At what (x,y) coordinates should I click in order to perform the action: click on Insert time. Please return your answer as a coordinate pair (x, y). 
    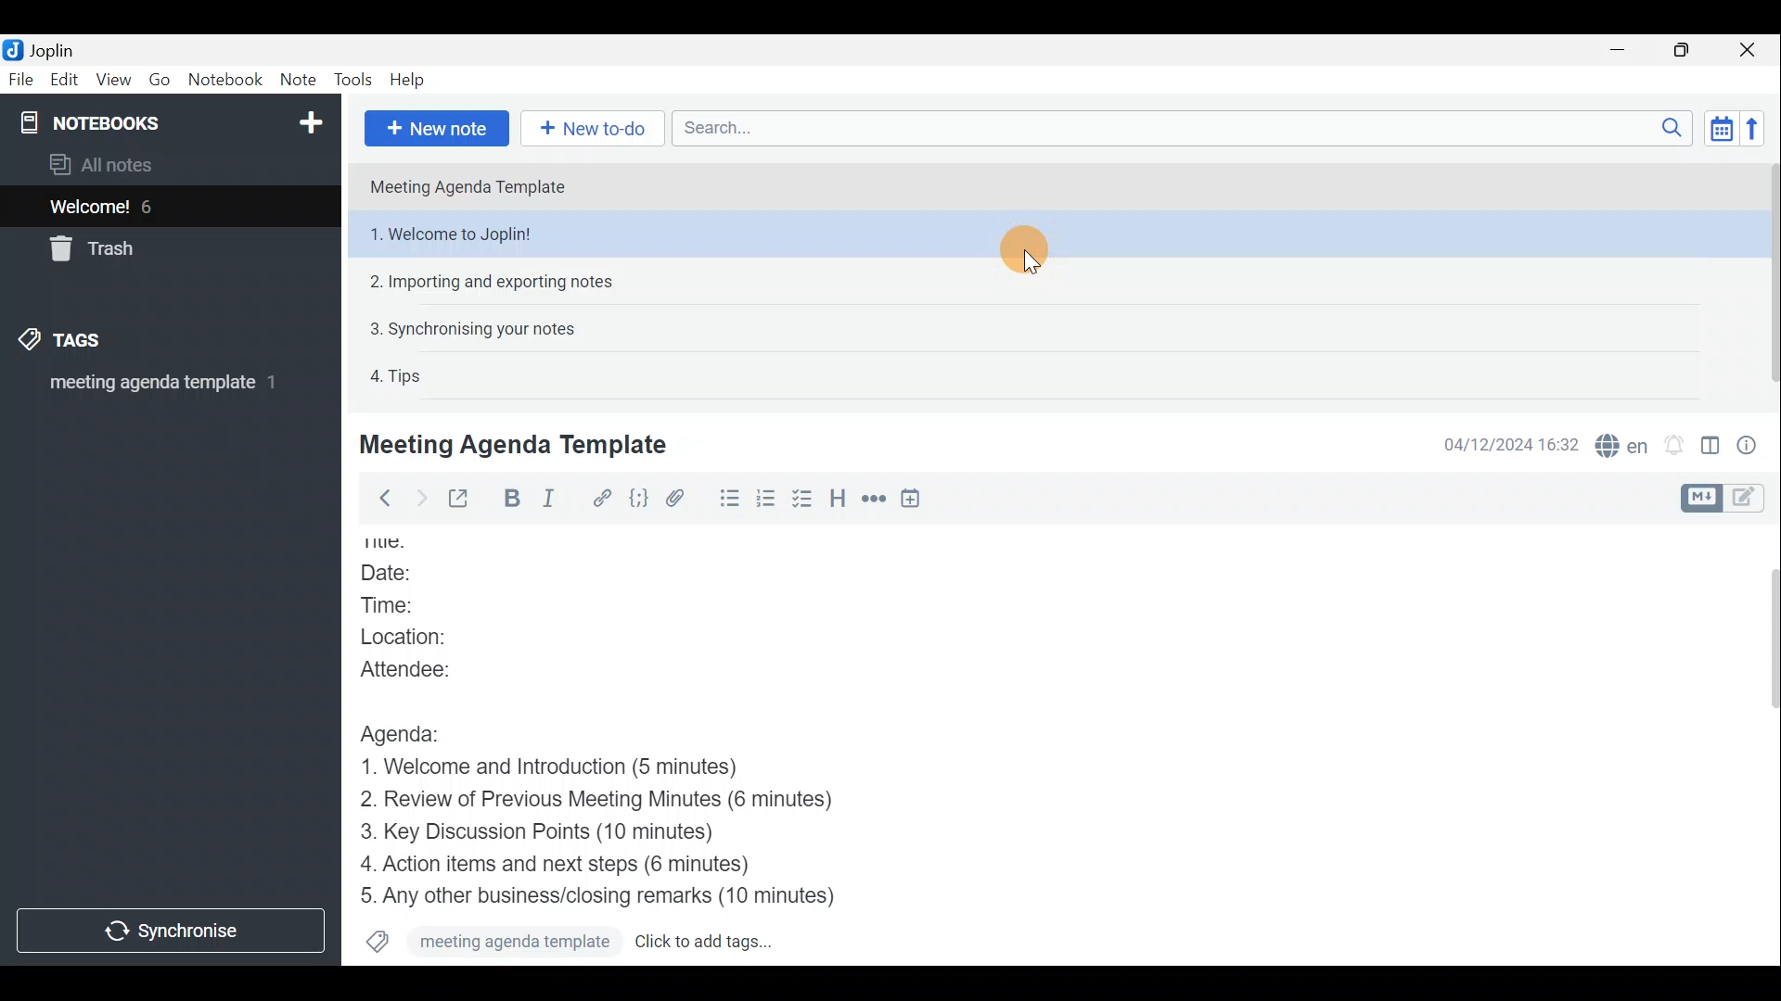
    Looking at the image, I should click on (915, 501).